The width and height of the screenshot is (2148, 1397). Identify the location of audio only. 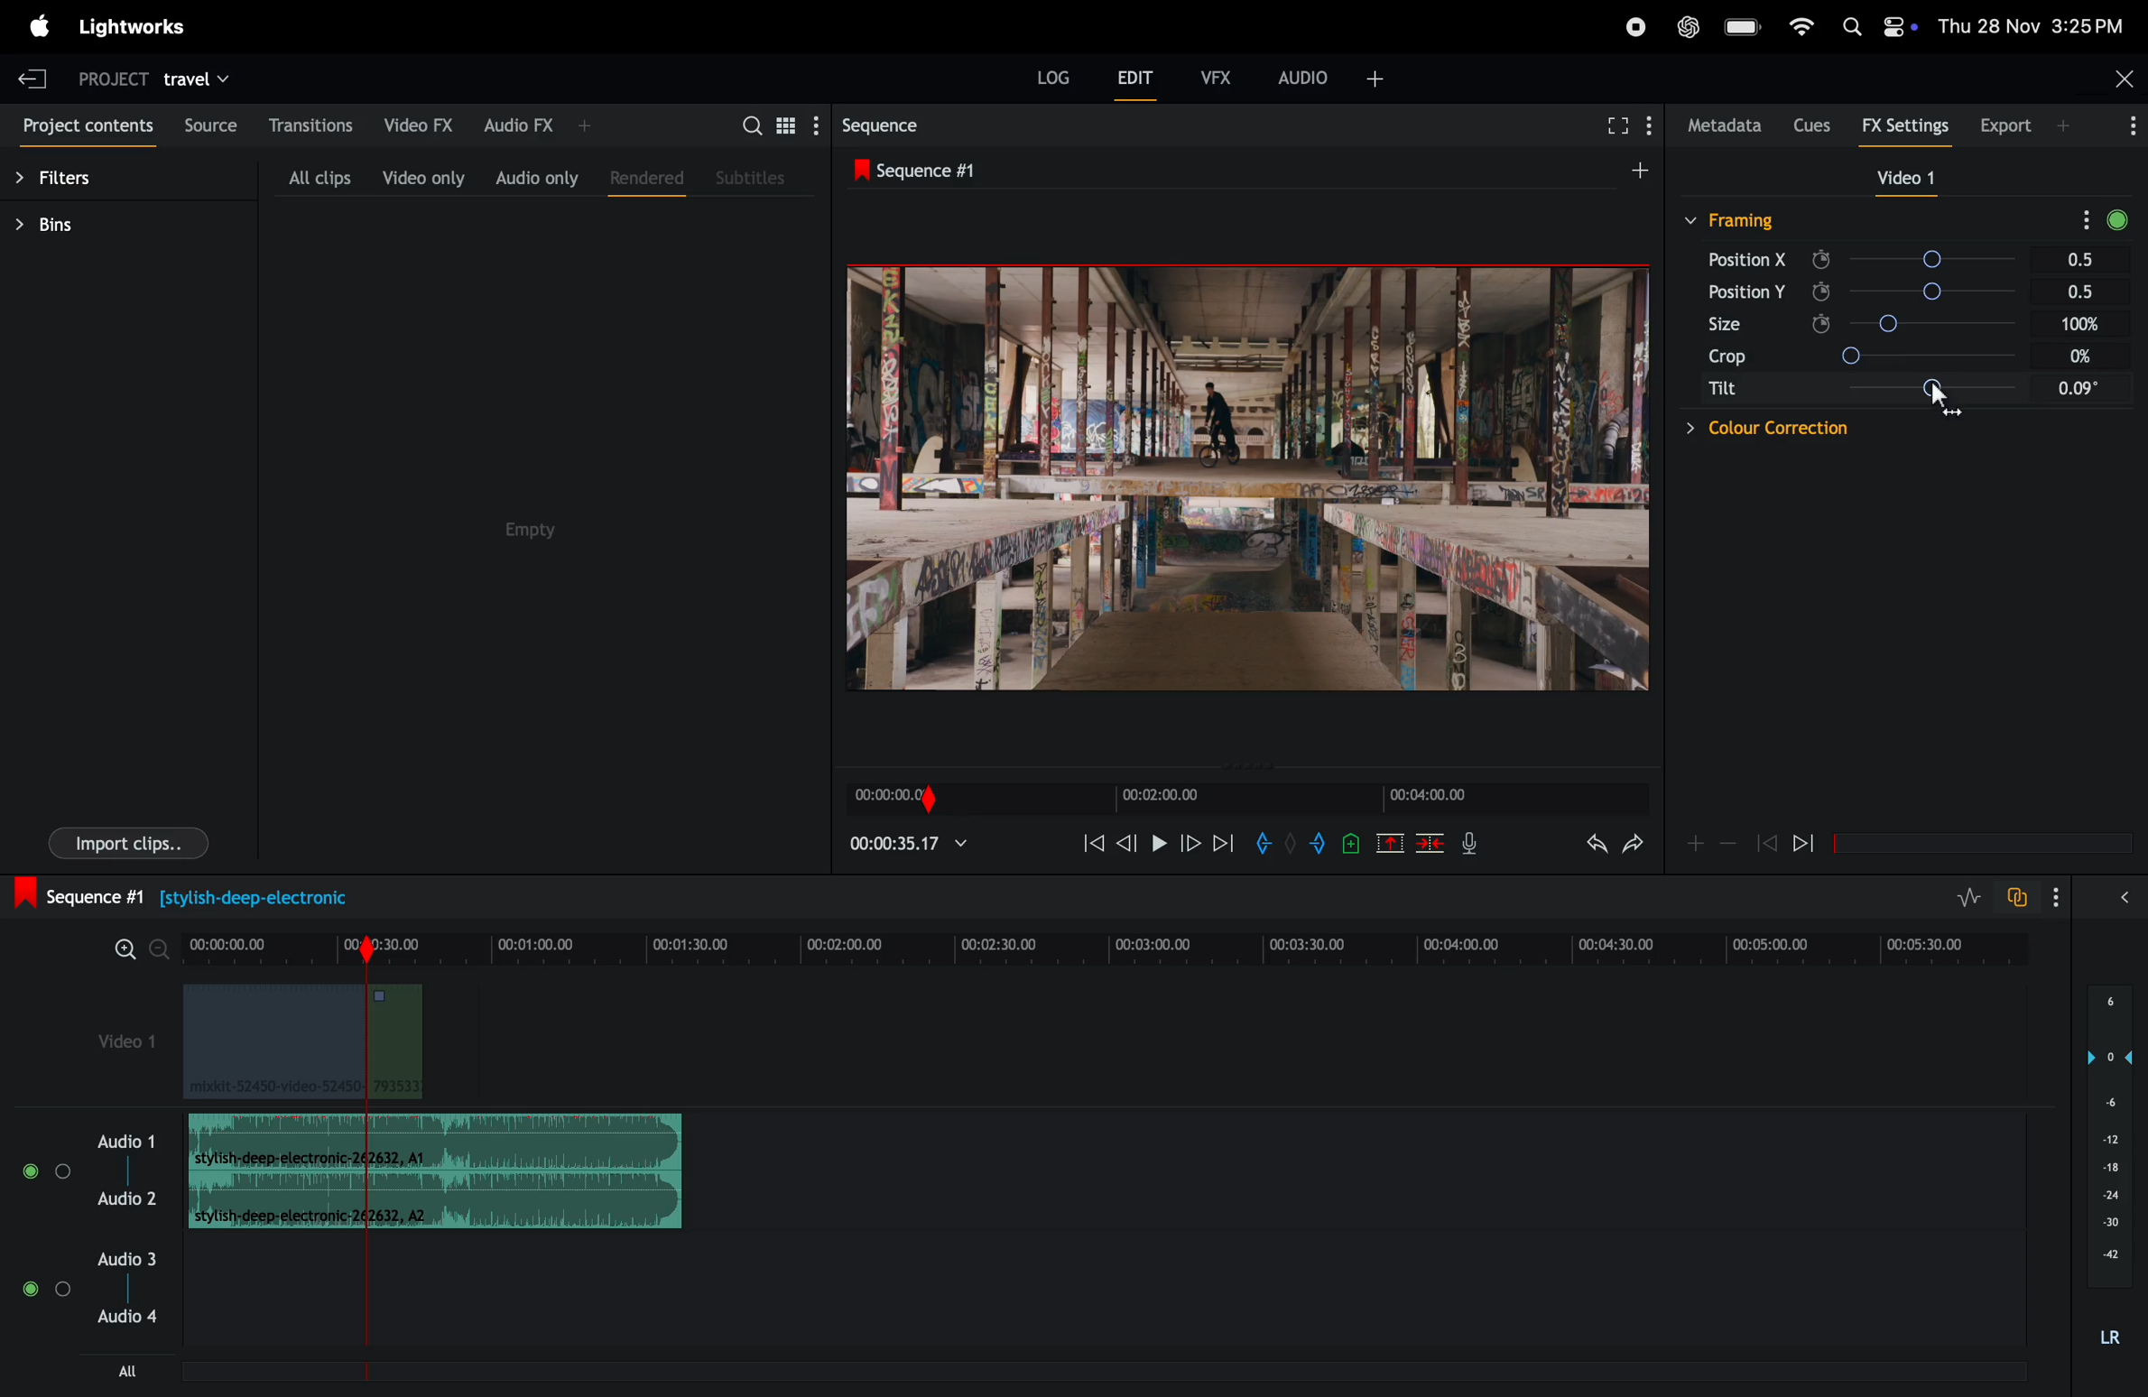
(532, 177).